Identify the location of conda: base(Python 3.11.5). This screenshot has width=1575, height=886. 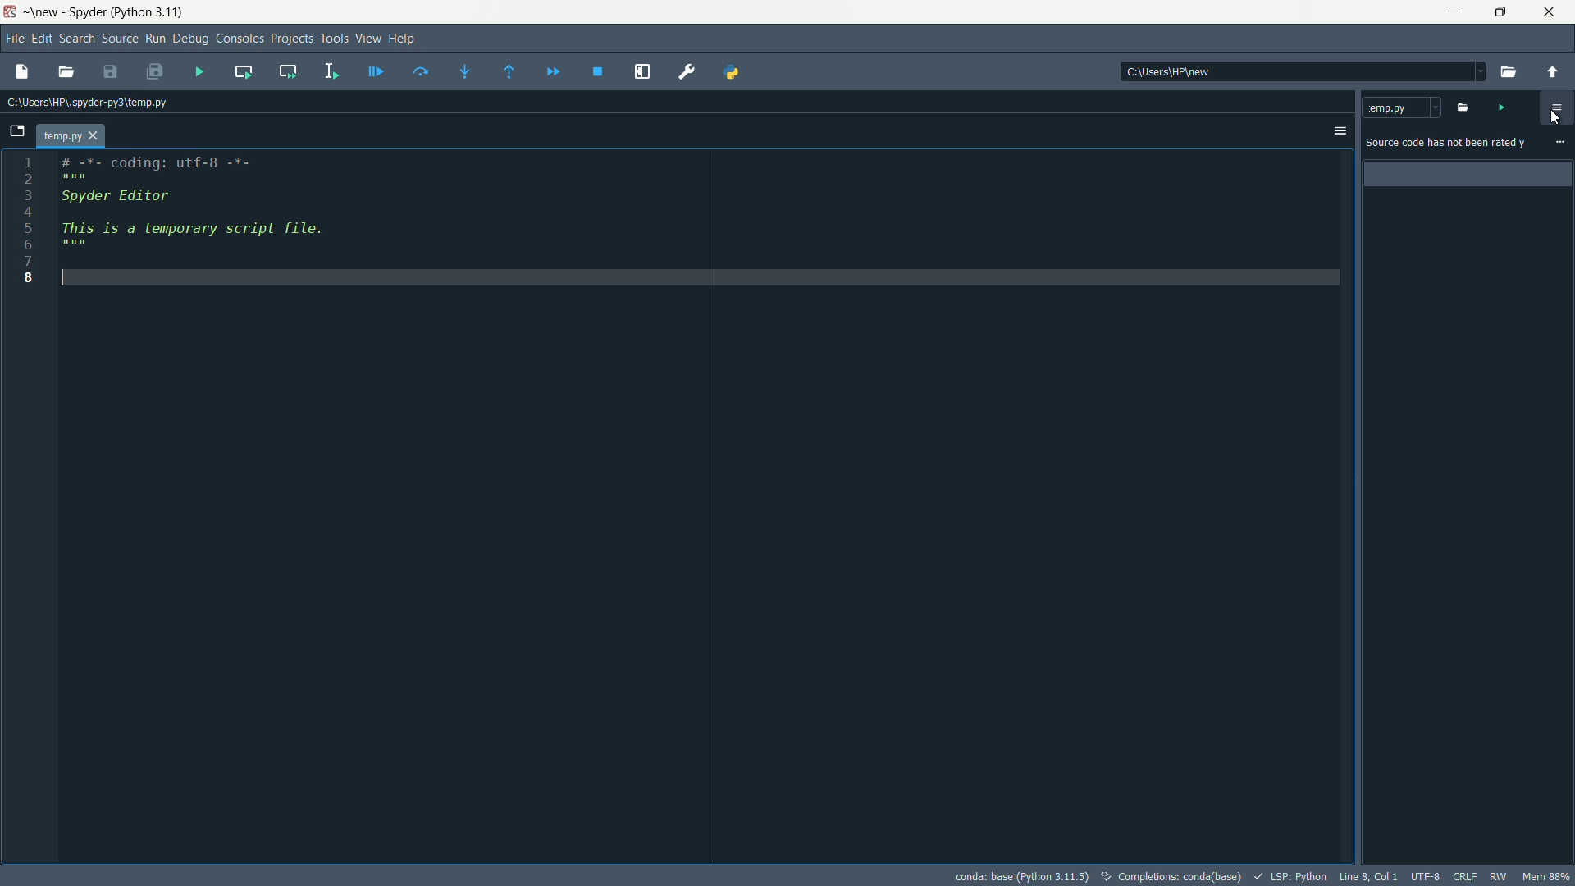
(1021, 874).